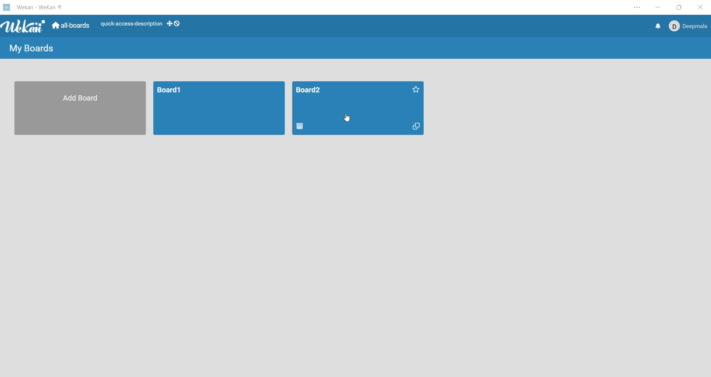 The width and height of the screenshot is (711, 377). Describe the element at coordinates (677, 7) in the screenshot. I see `maximize` at that location.